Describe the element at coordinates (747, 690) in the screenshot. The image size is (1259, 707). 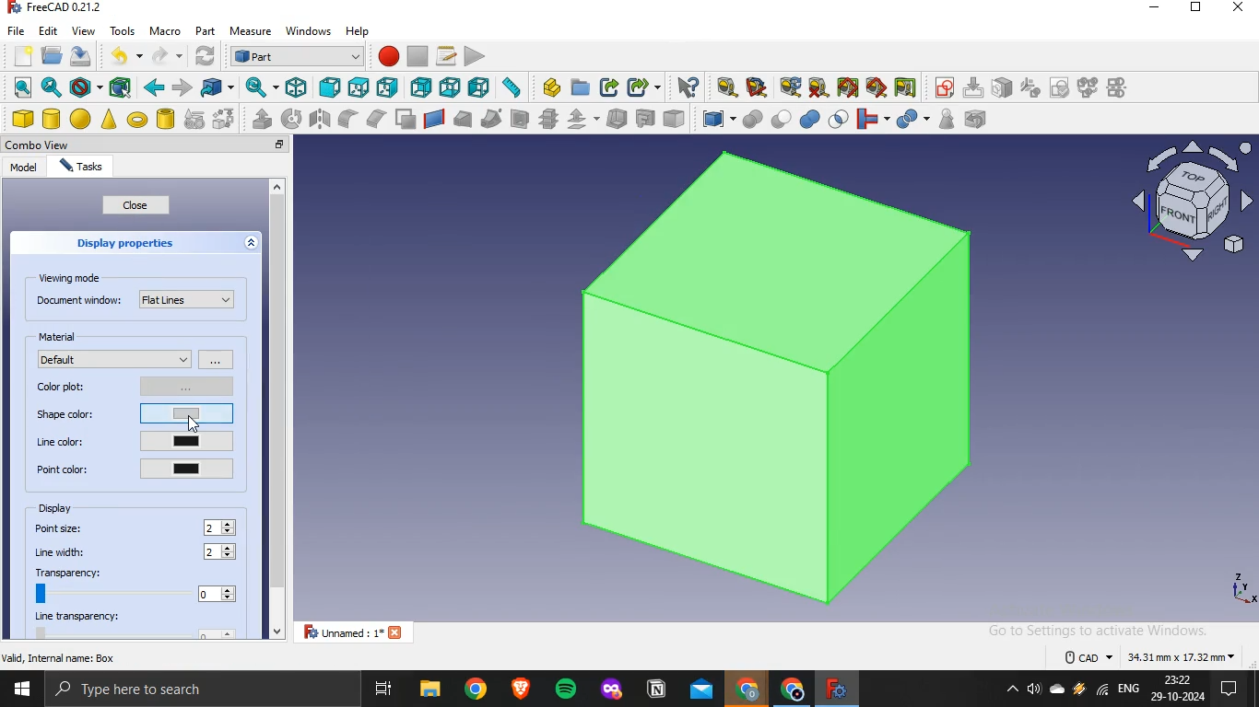
I see `google chrome` at that location.